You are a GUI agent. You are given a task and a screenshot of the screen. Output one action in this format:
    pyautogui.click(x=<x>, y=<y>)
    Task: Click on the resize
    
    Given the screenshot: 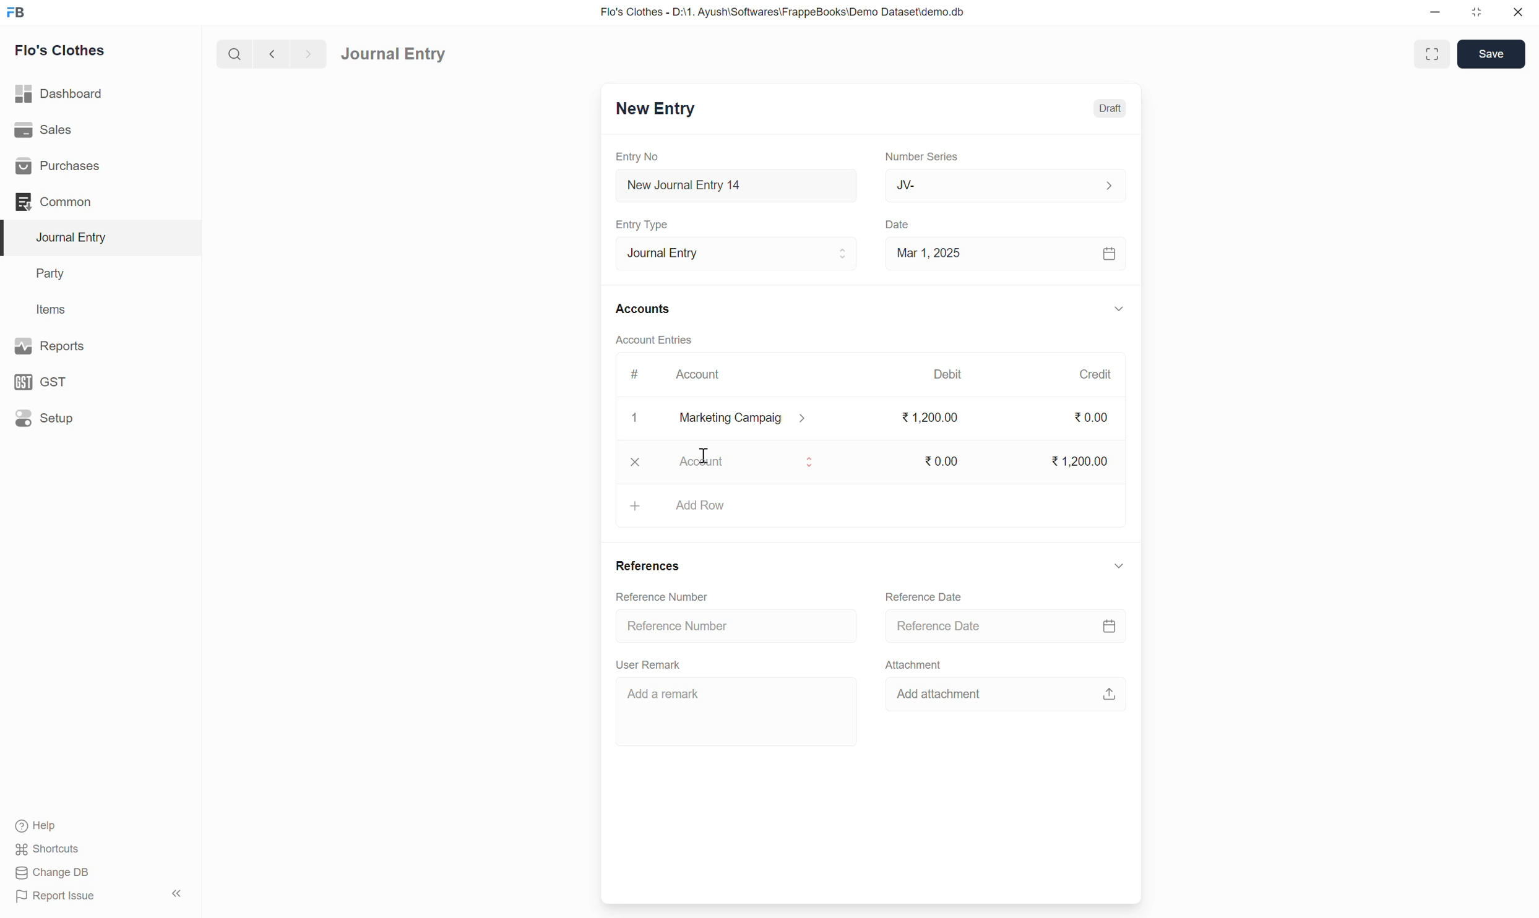 What is the action you would take?
    pyautogui.click(x=1475, y=12)
    